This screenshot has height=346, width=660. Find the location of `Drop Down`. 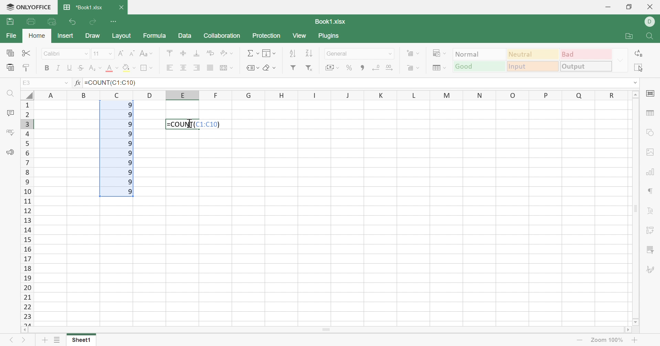

Drop Down is located at coordinates (390, 54).